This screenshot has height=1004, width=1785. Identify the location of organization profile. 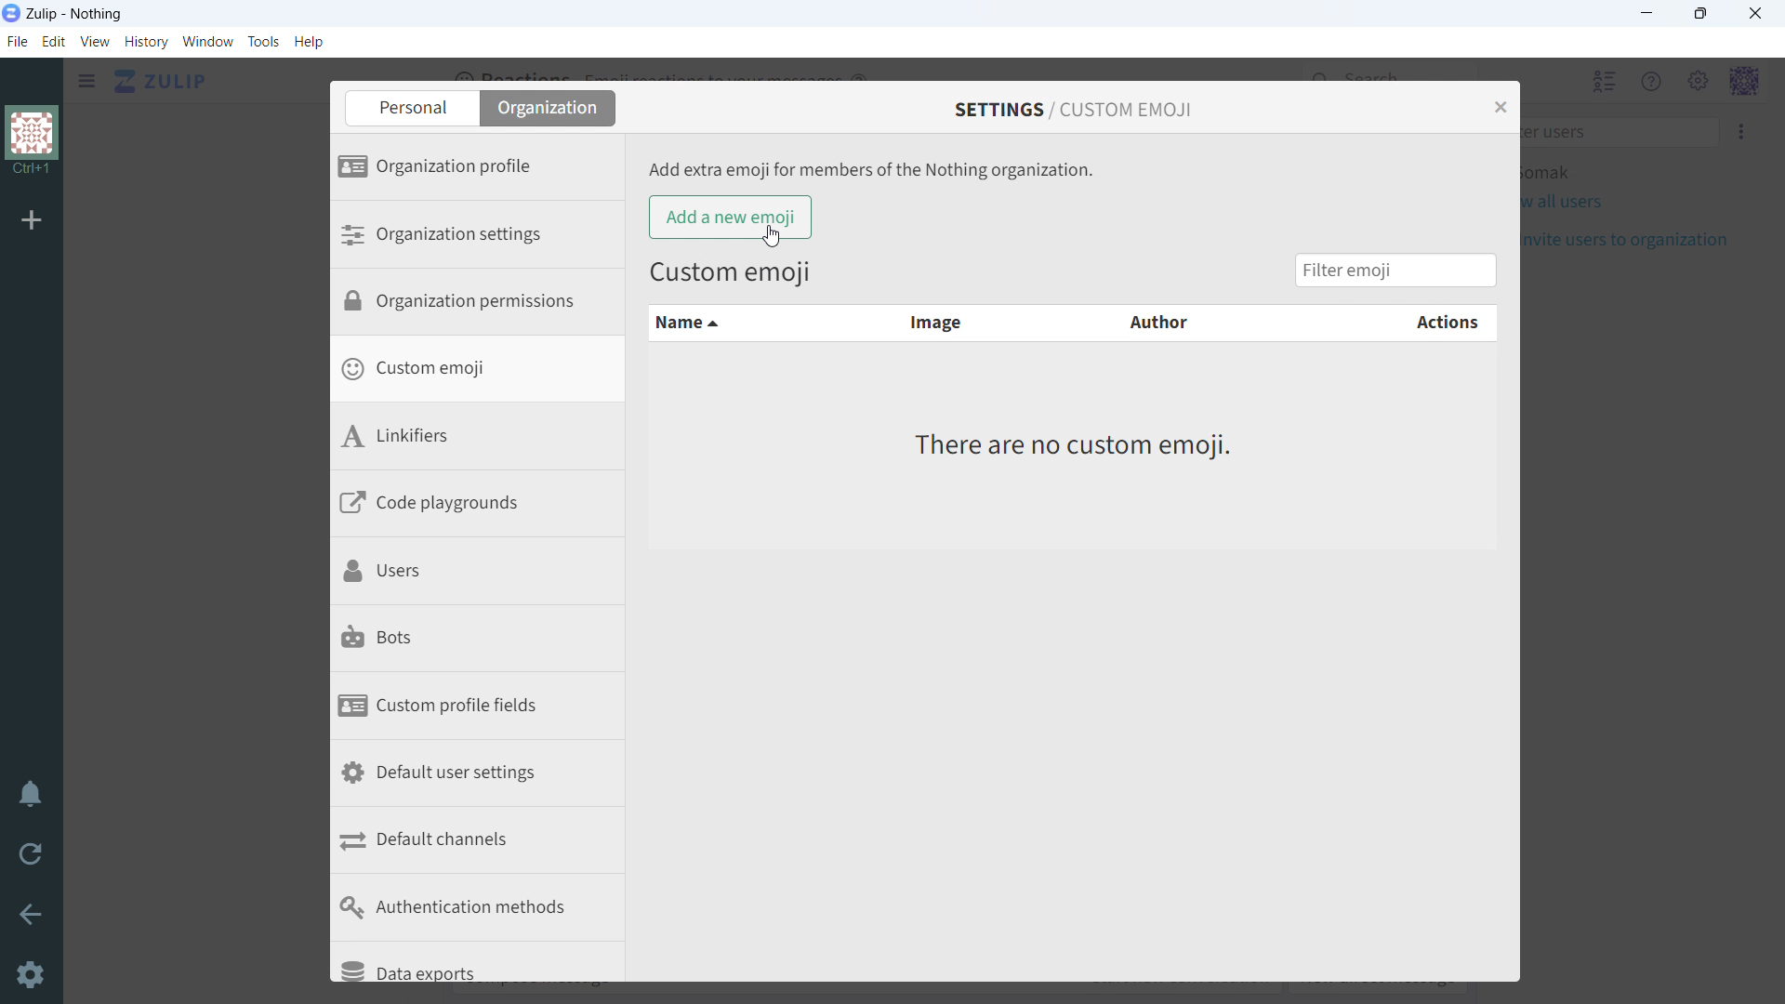
(476, 168).